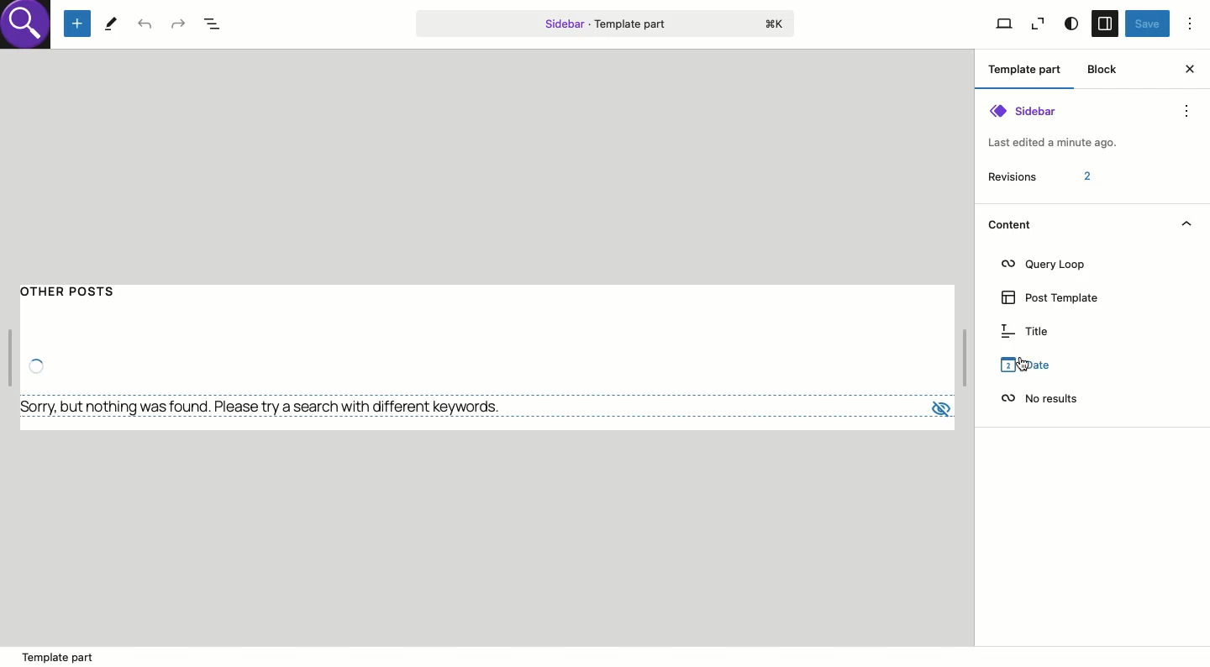  Describe the element at coordinates (1024, 364) in the screenshot. I see `cursor` at that location.